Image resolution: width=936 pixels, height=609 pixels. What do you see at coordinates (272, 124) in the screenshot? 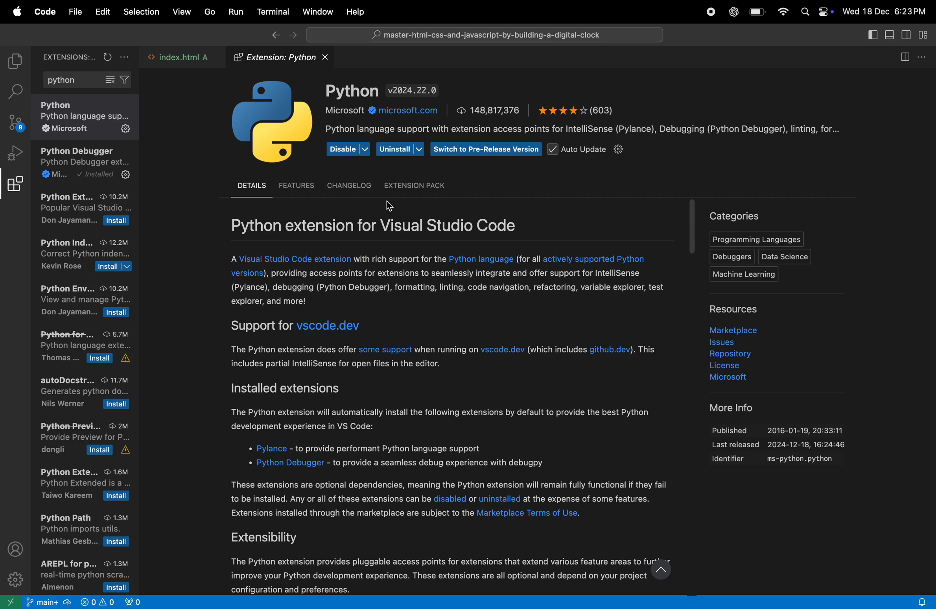
I see `python` at bounding box center [272, 124].